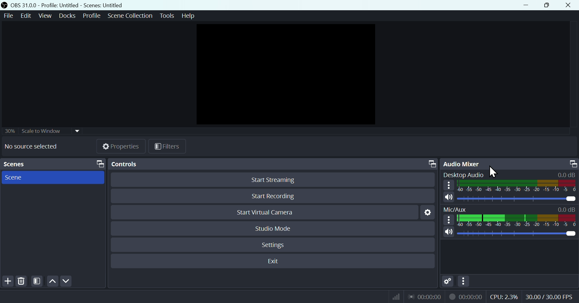  What do you see at coordinates (517, 234) in the screenshot?
I see `Mic/Aux` at bounding box center [517, 234].